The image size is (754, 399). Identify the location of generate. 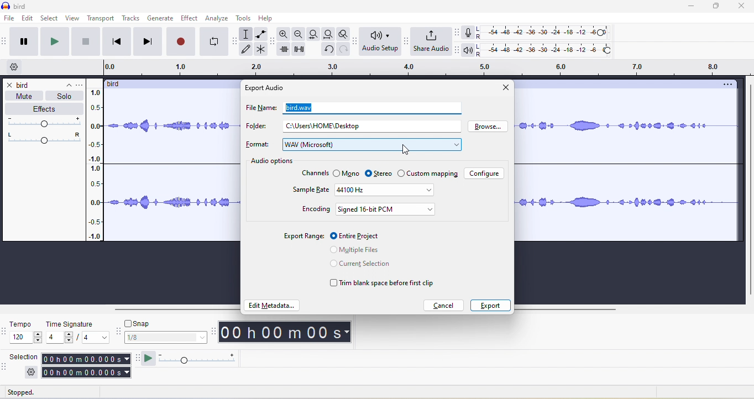
(161, 18).